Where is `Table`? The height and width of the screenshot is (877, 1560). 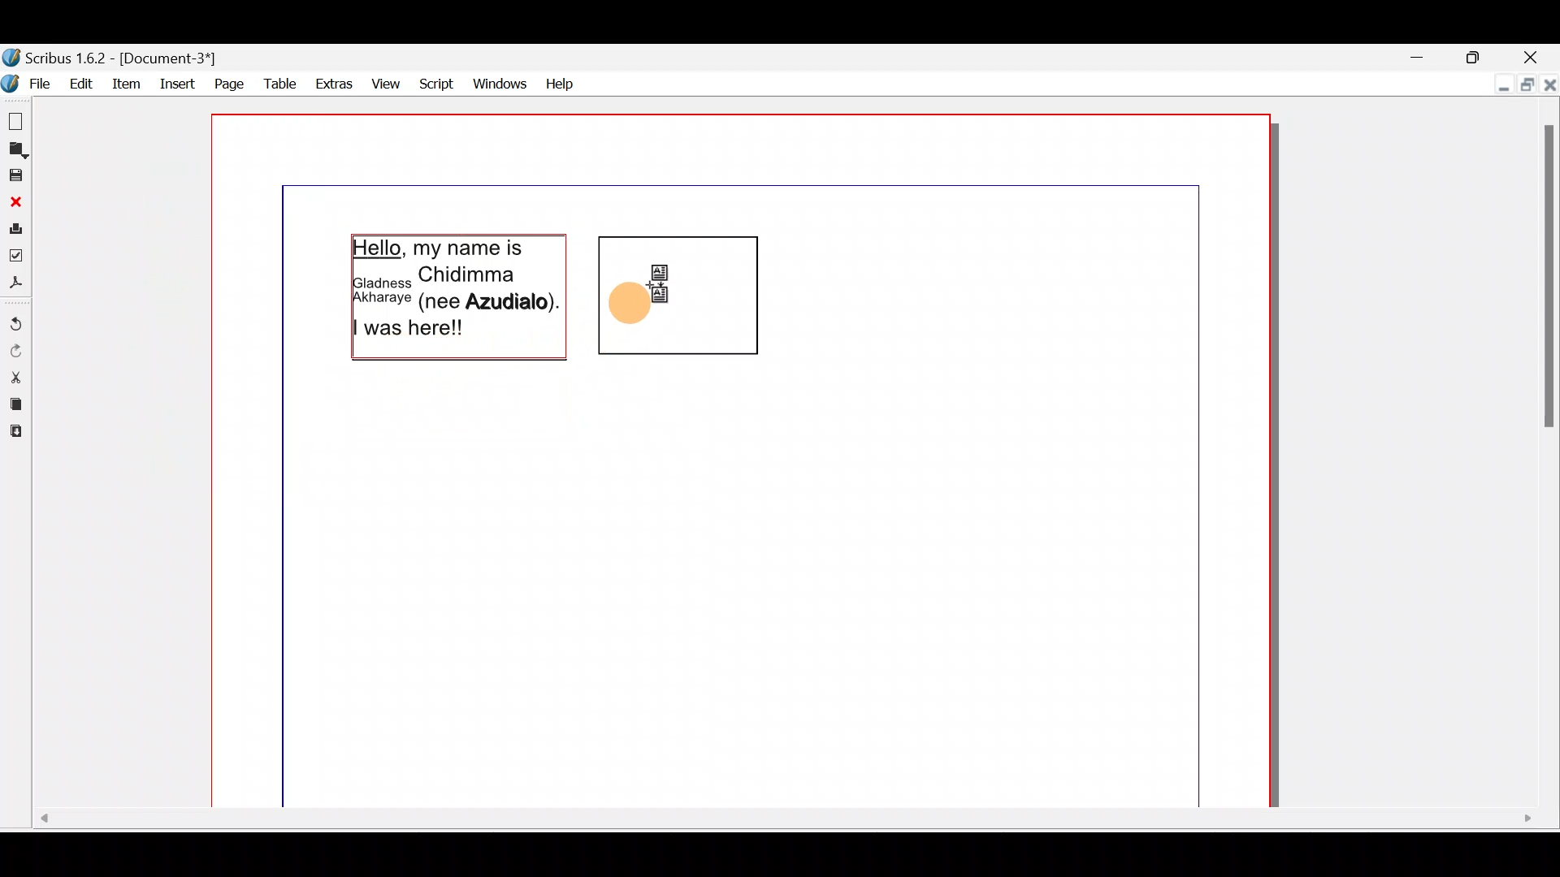 Table is located at coordinates (275, 84).